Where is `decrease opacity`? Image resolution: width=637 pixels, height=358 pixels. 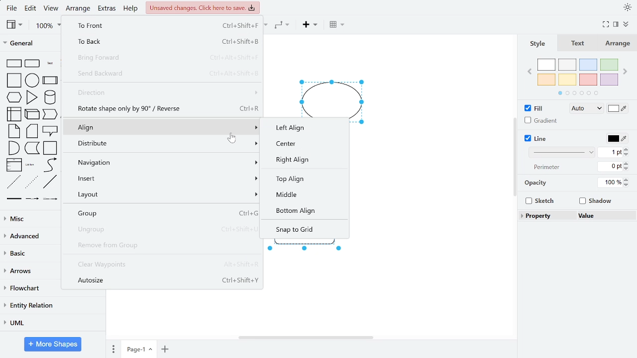
decrease opacity is located at coordinates (627, 185).